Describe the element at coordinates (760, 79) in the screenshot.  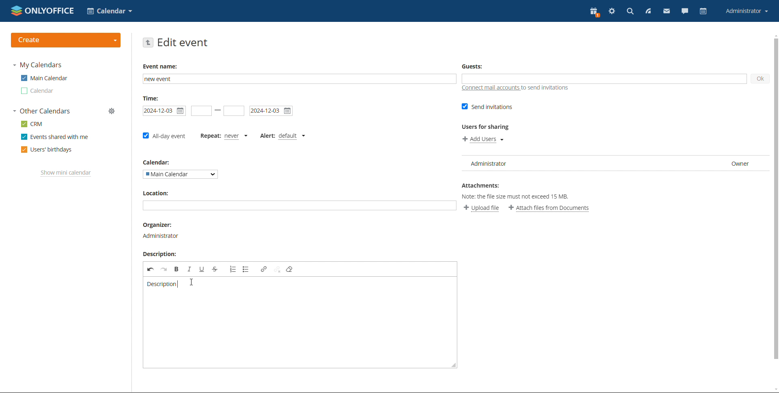
I see `ok` at that location.